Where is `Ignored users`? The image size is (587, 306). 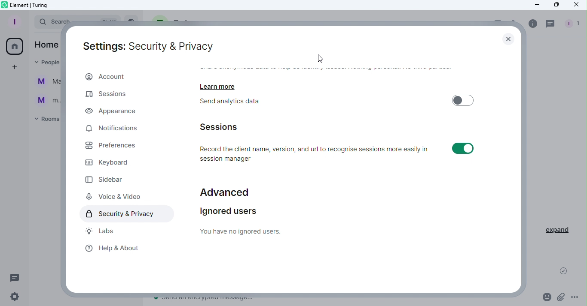
Ignored users is located at coordinates (246, 220).